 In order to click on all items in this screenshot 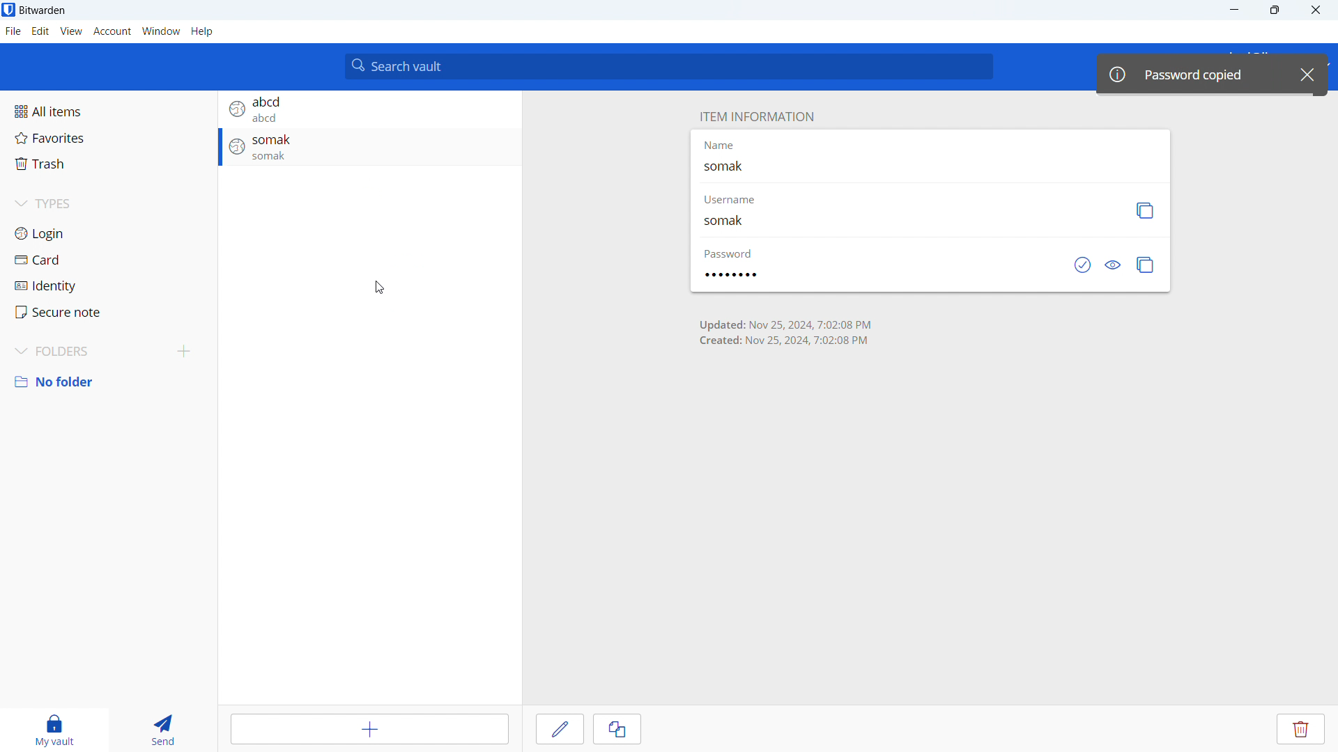, I will do `click(107, 111)`.